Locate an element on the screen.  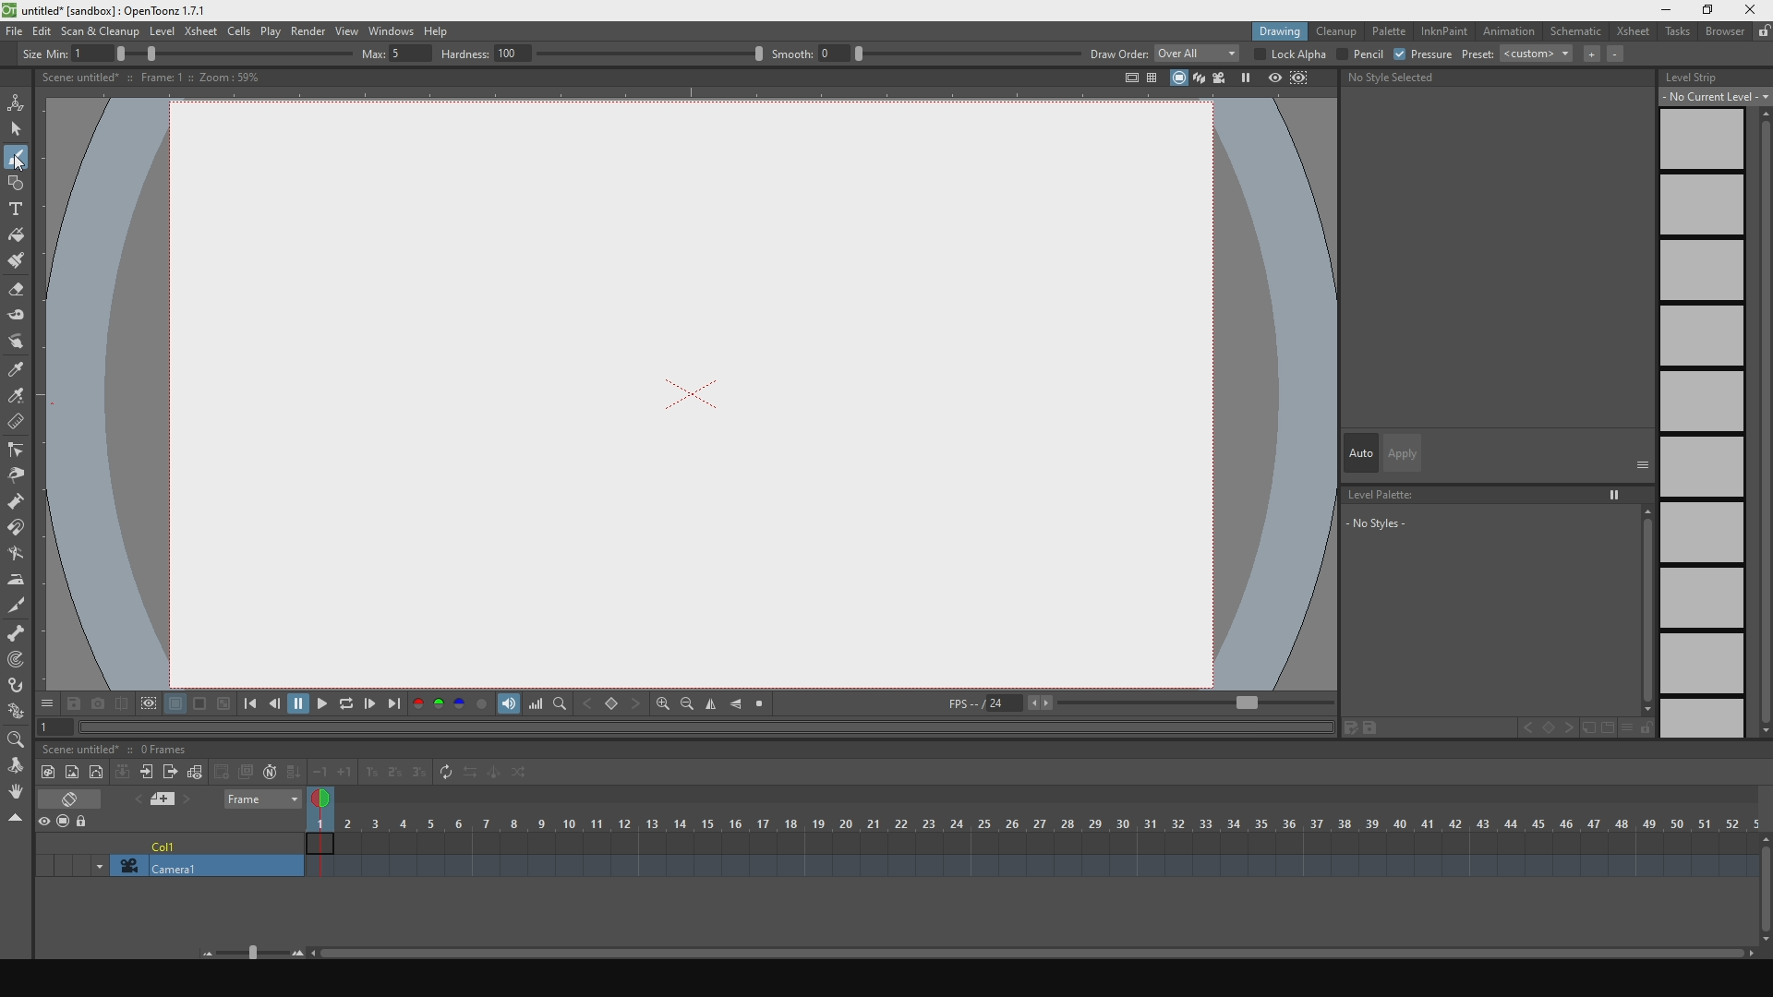
skip to the next point is located at coordinates (397, 705).